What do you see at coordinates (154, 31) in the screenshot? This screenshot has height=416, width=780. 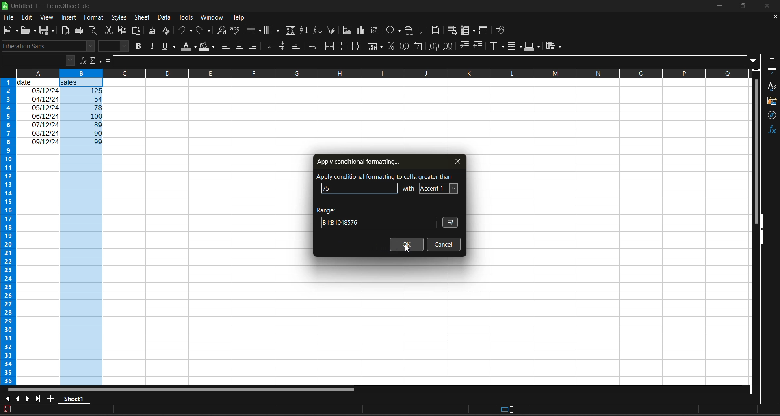 I see `clone formatting` at bounding box center [154, 31].